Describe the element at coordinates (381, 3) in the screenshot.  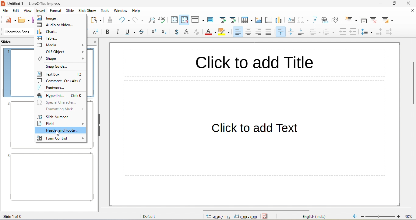
I see `minimizee` at that location.